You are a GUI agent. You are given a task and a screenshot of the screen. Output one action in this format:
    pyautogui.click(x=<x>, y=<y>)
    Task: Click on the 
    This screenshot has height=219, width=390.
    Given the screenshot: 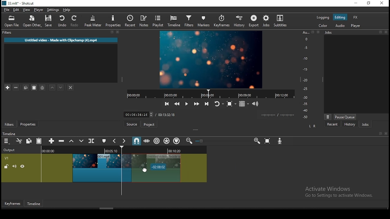 What is the action you would take?
    pyautogui.click(x=380, y=134)
    